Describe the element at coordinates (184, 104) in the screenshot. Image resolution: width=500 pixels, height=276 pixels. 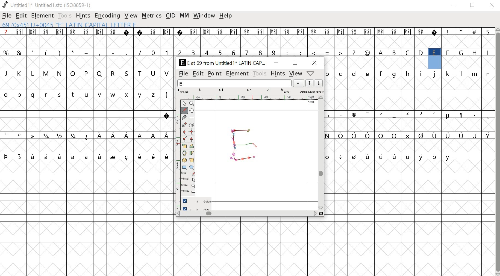
I see `Point` at that location.